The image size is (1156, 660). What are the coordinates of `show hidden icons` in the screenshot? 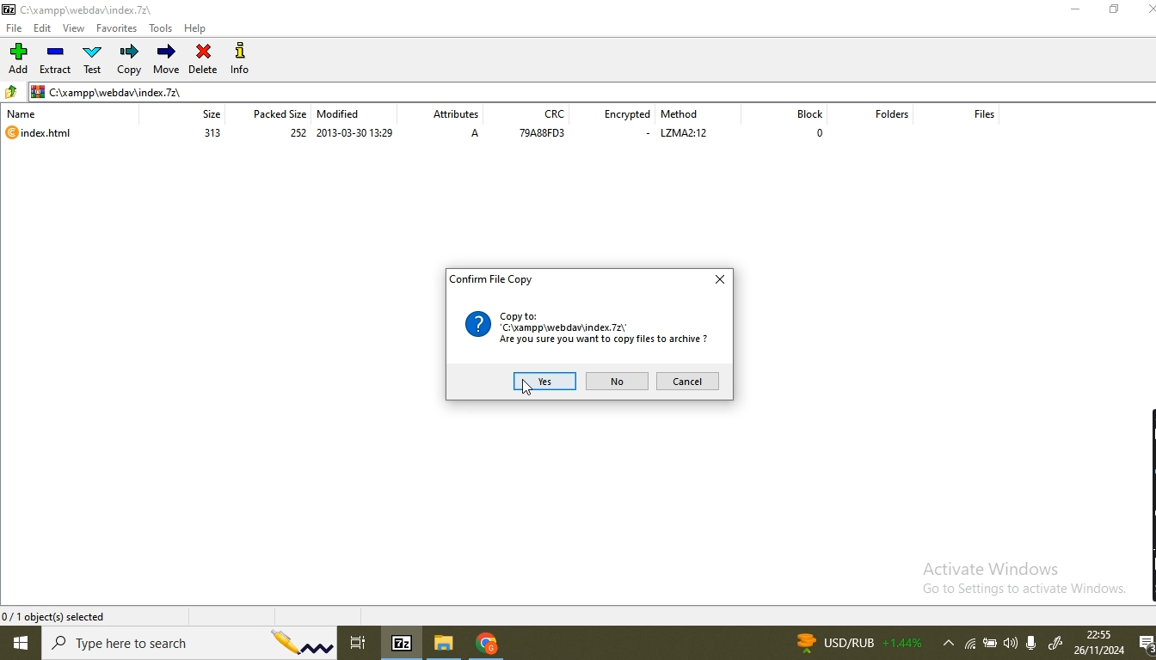 It's located at (945, 645).